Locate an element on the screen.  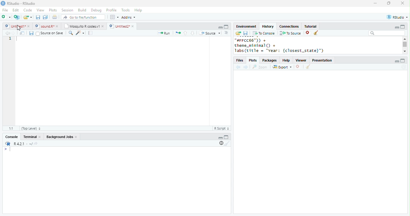
Help is located at coordinates (138, 10).